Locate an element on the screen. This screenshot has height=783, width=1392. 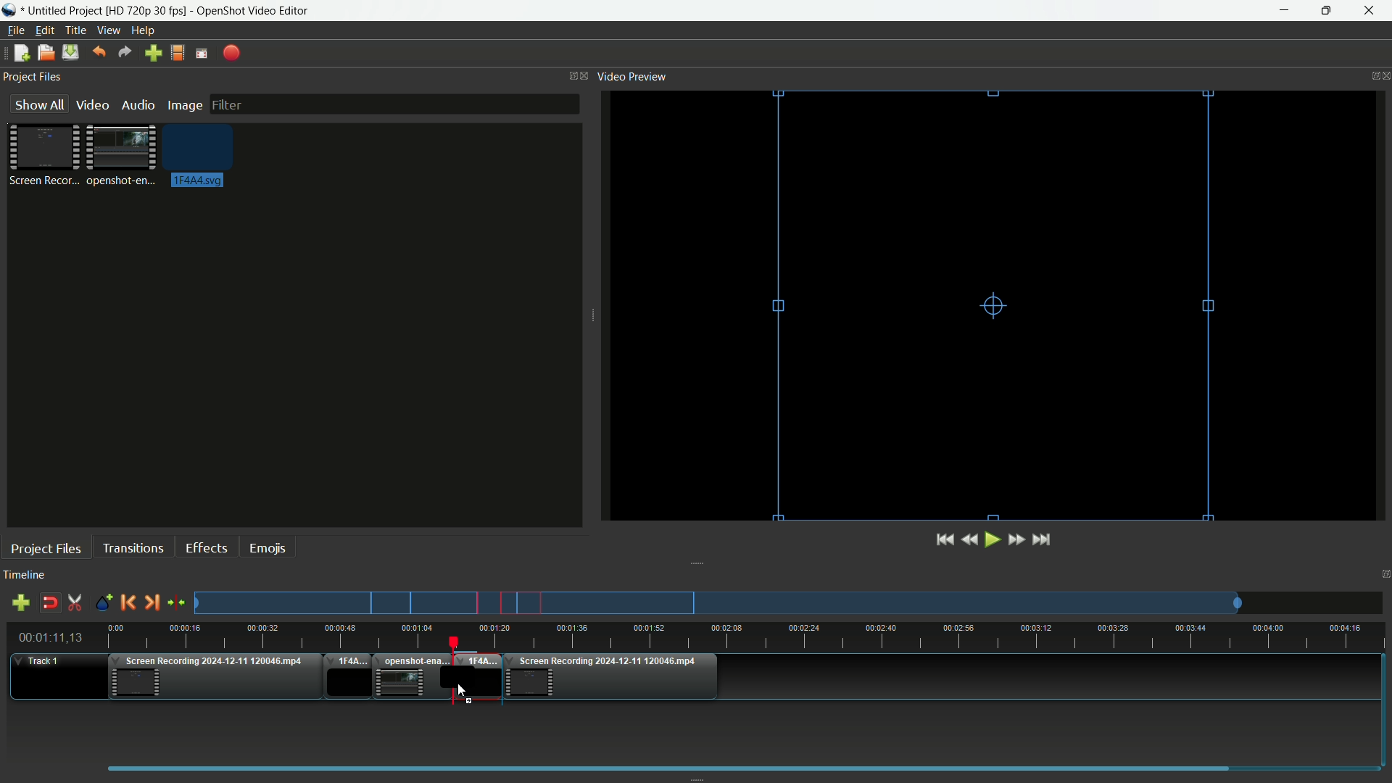
Next marker is located at coordinates (150, 603).